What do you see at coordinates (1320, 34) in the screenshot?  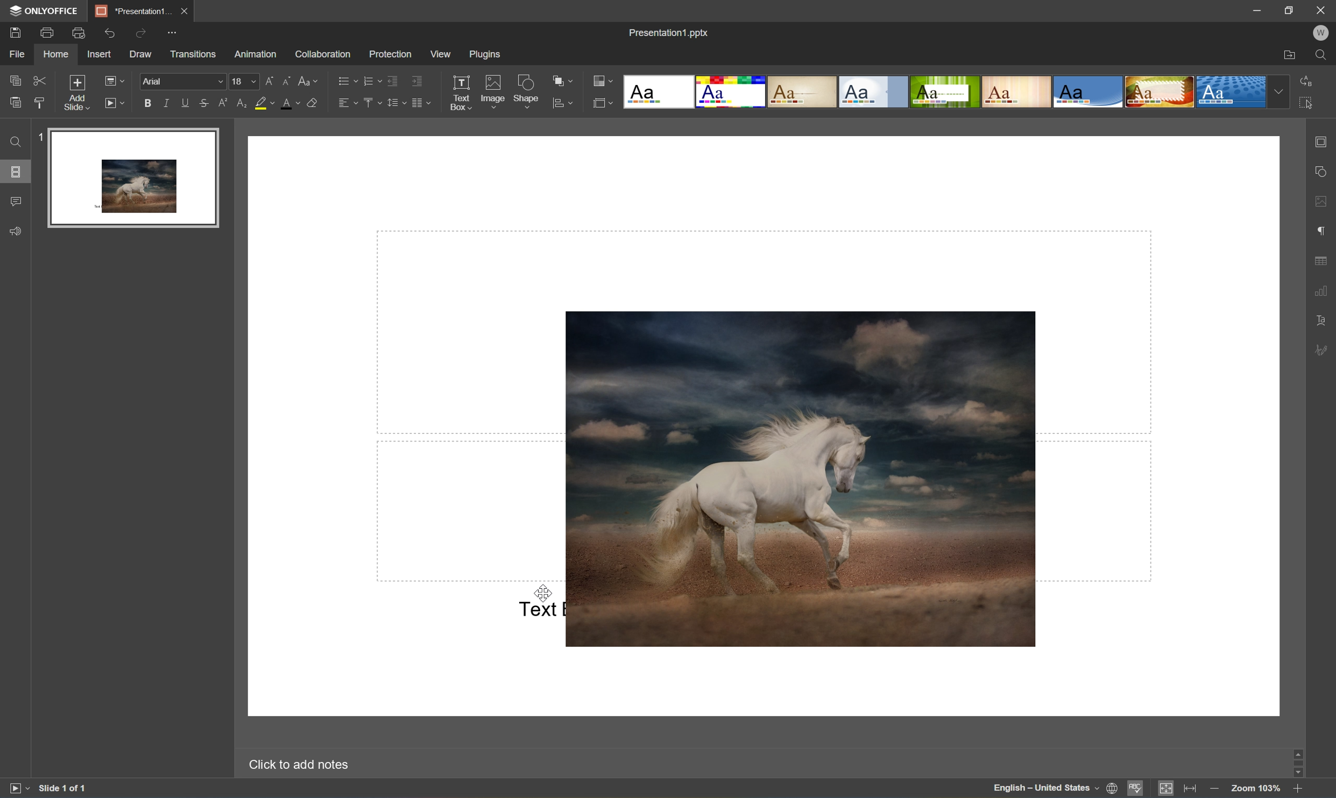 I see `W` at bounding box center [1320, 34].